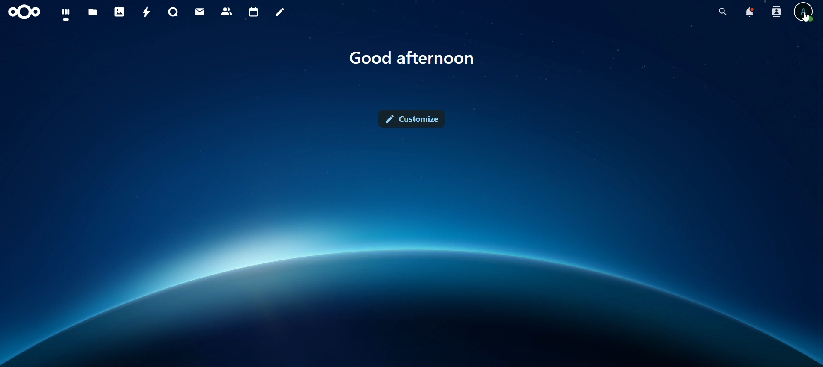 Image resolution: width=823 pixels, height=367 pixels. I want to click on icon, so click(24, 11).